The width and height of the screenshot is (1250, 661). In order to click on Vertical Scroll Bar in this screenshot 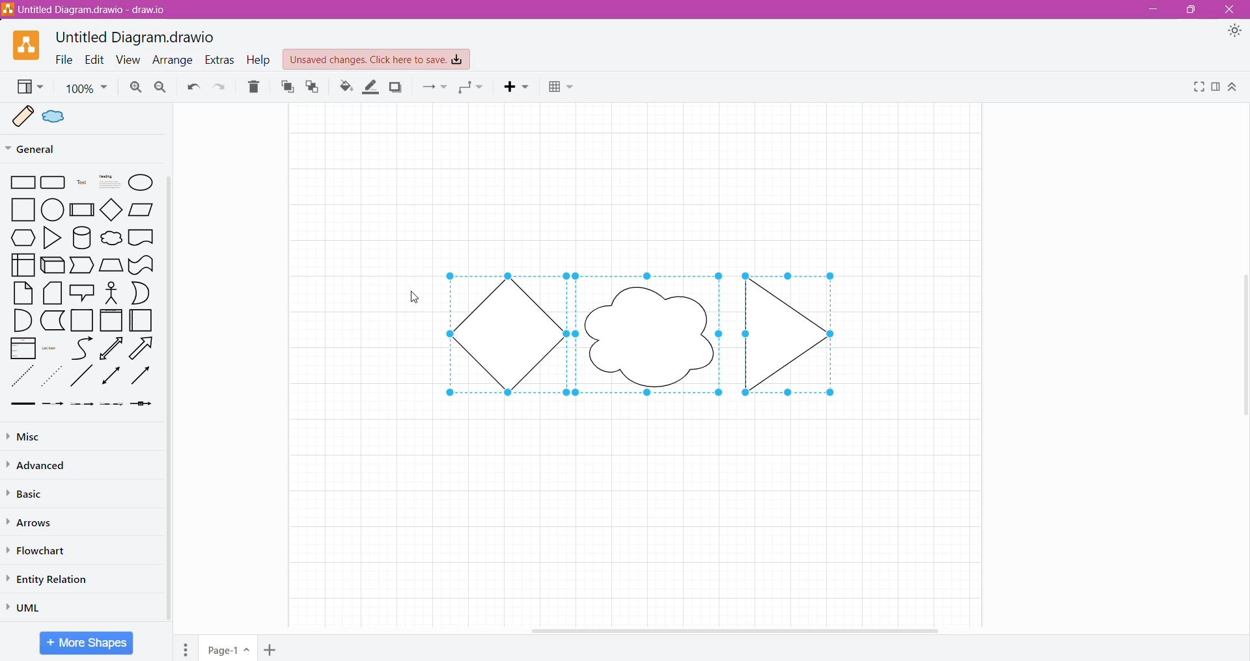, I will do `click(1242, 343)`.